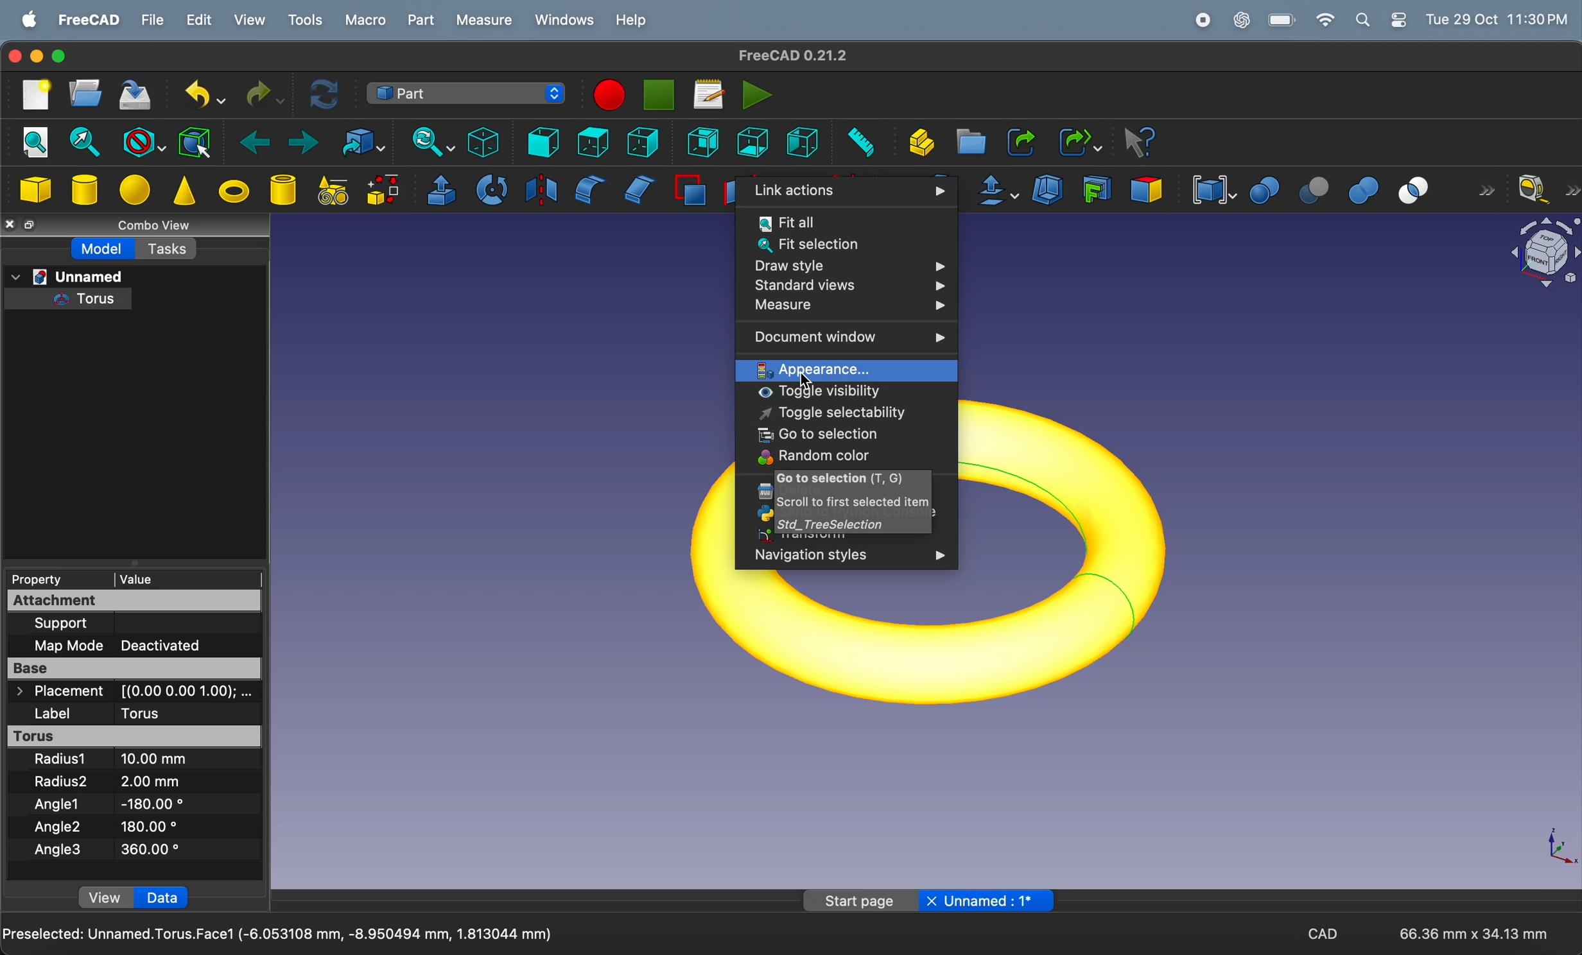  I want to click on go to selection (t,G), so click(843, 479).